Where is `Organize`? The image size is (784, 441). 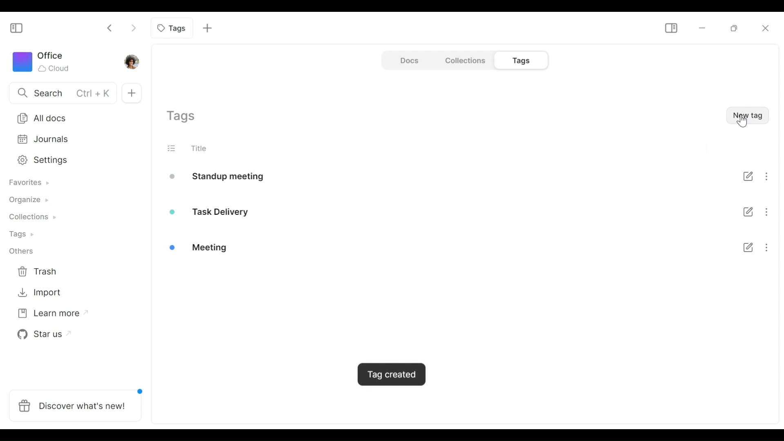
Organize is located at coordinates (31, 200).